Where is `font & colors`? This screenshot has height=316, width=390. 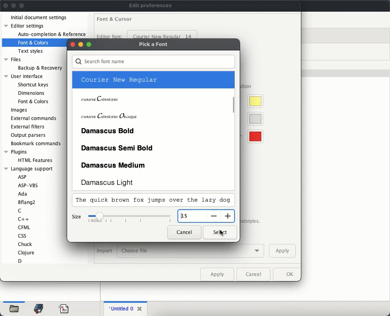 font & colors is located at coordinates (33, 101).